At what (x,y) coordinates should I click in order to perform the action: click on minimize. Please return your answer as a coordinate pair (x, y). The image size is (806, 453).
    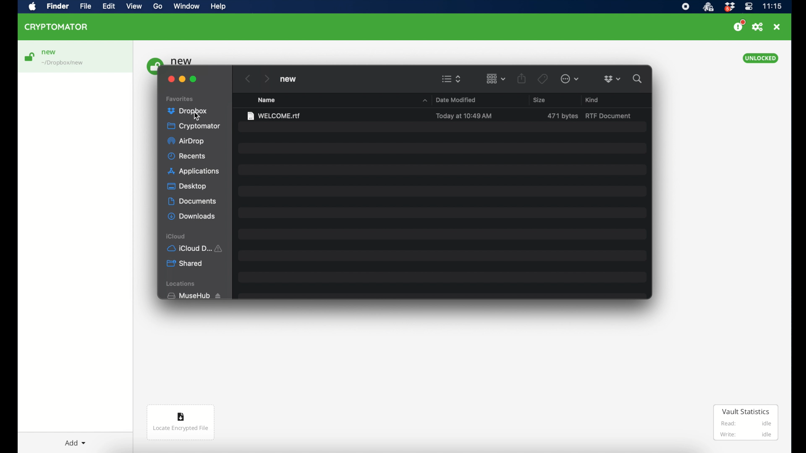
    Looking at the image, I should click on (182, 79).